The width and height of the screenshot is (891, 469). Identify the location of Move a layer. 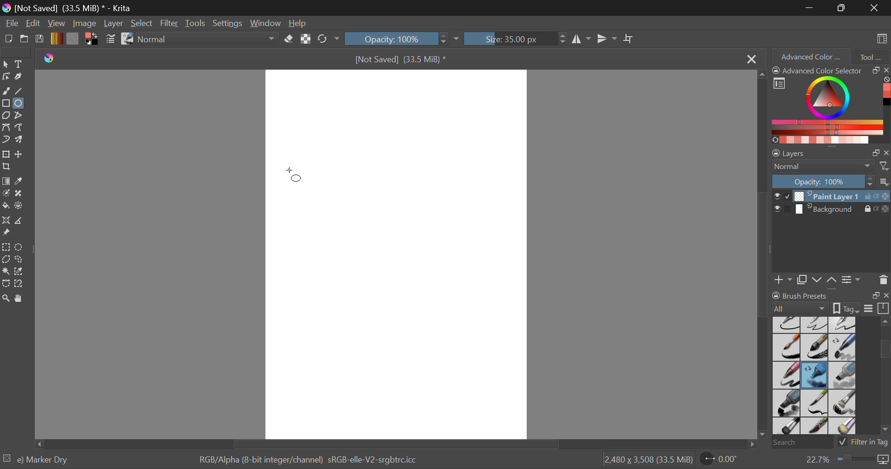
(20, 154).